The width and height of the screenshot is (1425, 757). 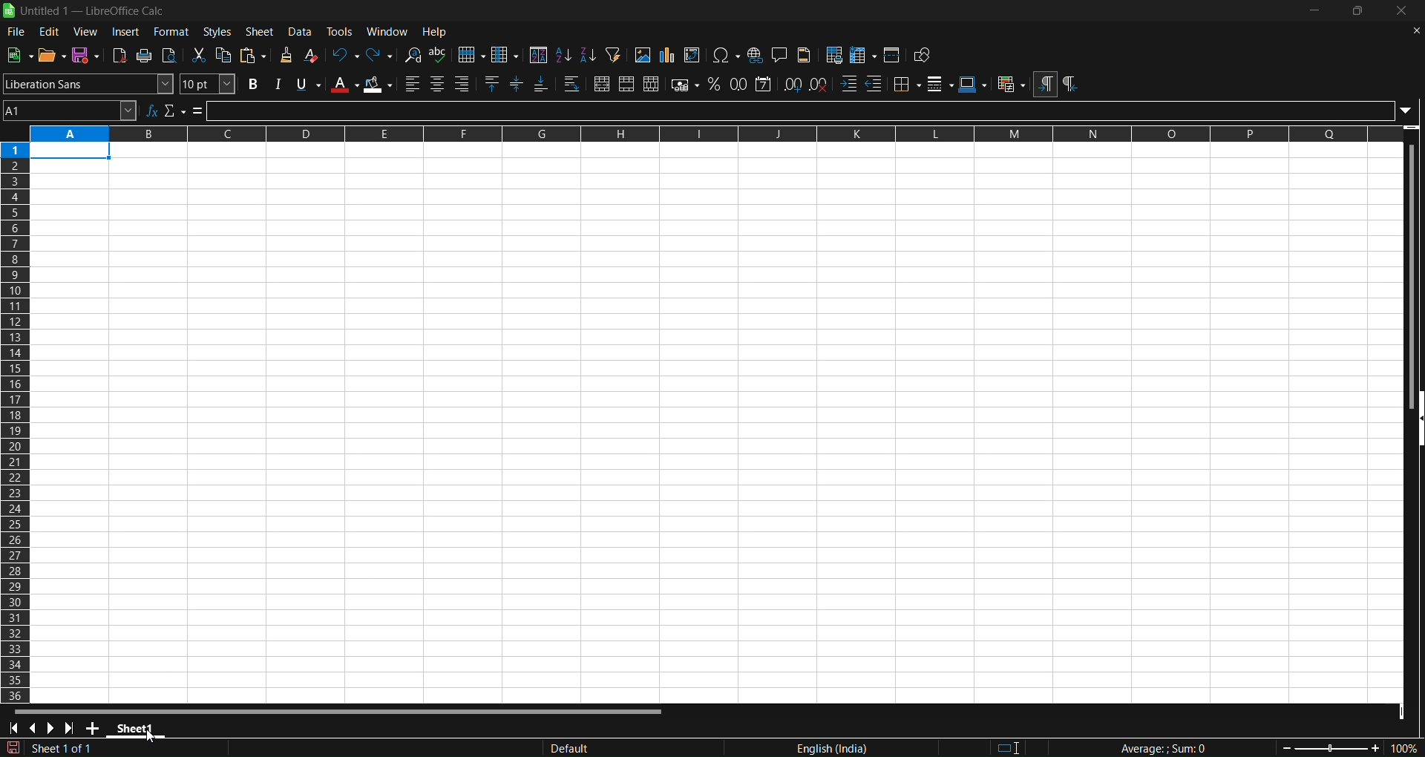 What do you see at coordinates (717, 85) in the screenshot?
I see `format  as percent` at bounding box center [717, 85].